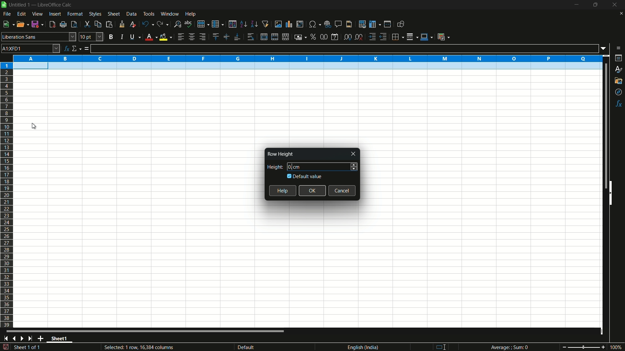 The image size is (625, 351). What do you see at coordinates (362, 24) in the screenshot?
I see `print area` at bounding box center [362, 24].